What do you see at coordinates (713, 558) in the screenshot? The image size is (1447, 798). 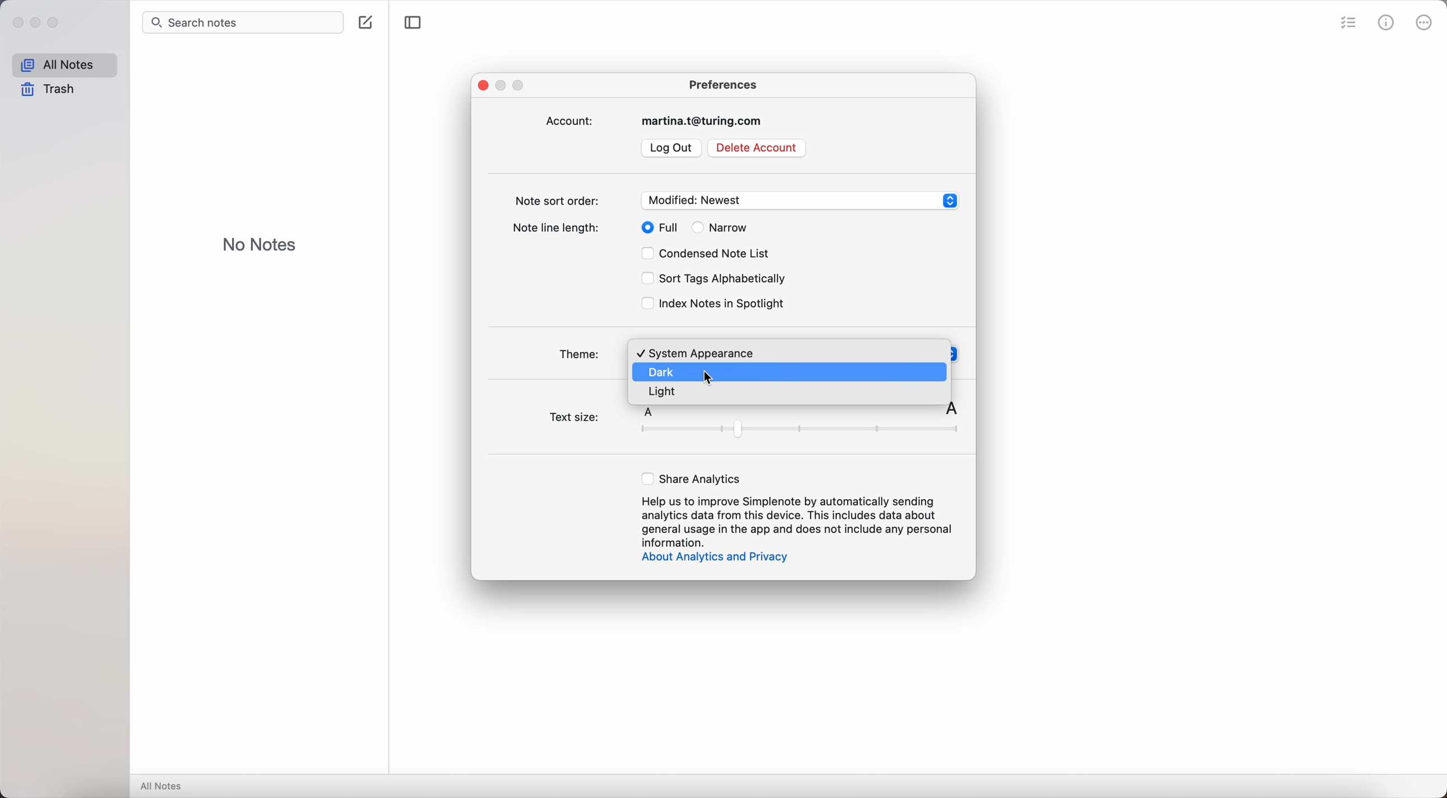 I see `about analytics and privacy` at bounding box center [713, 558].